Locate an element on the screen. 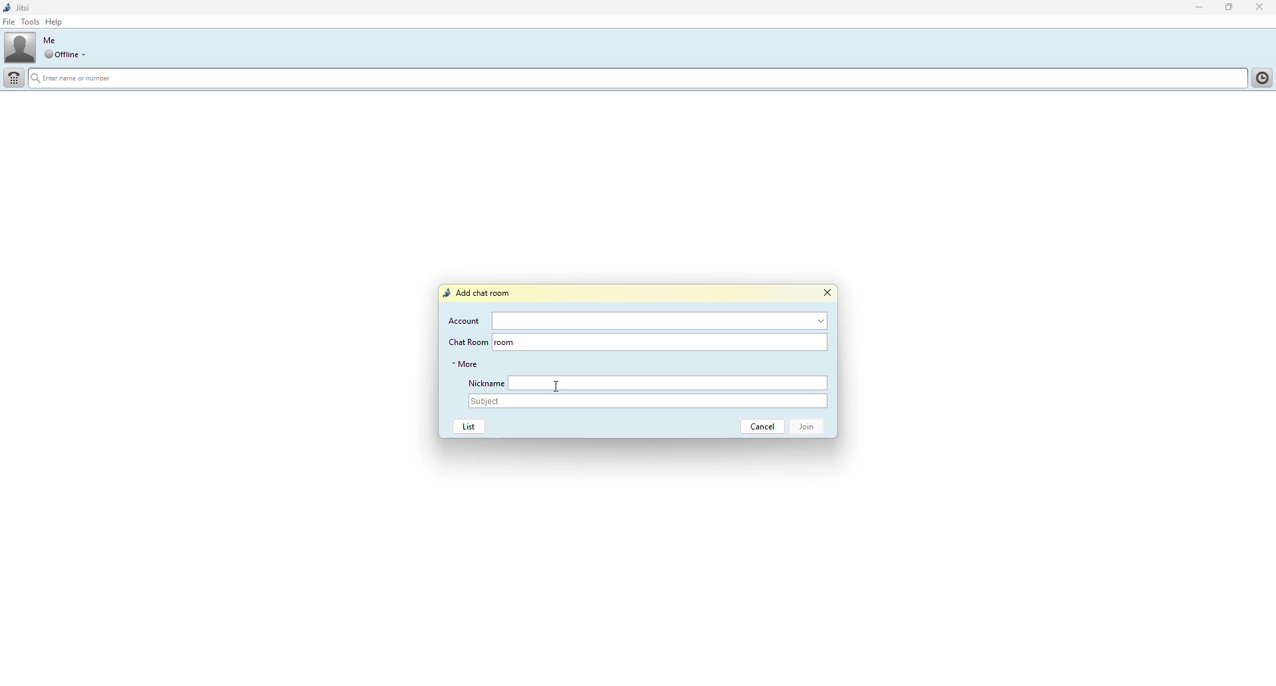  cursor is located at coordinates (555, 385).